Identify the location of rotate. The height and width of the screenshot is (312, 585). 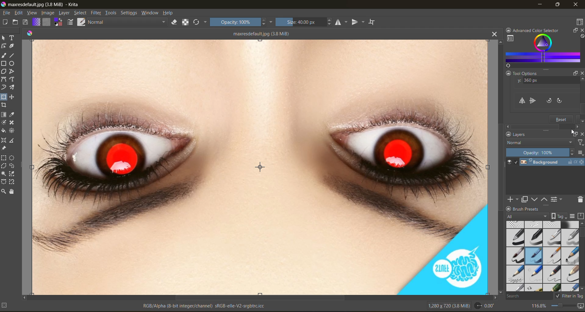
(485, 306).